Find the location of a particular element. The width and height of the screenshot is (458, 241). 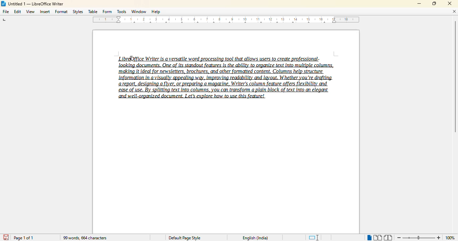

maximize is located at coordinates (434, 3).